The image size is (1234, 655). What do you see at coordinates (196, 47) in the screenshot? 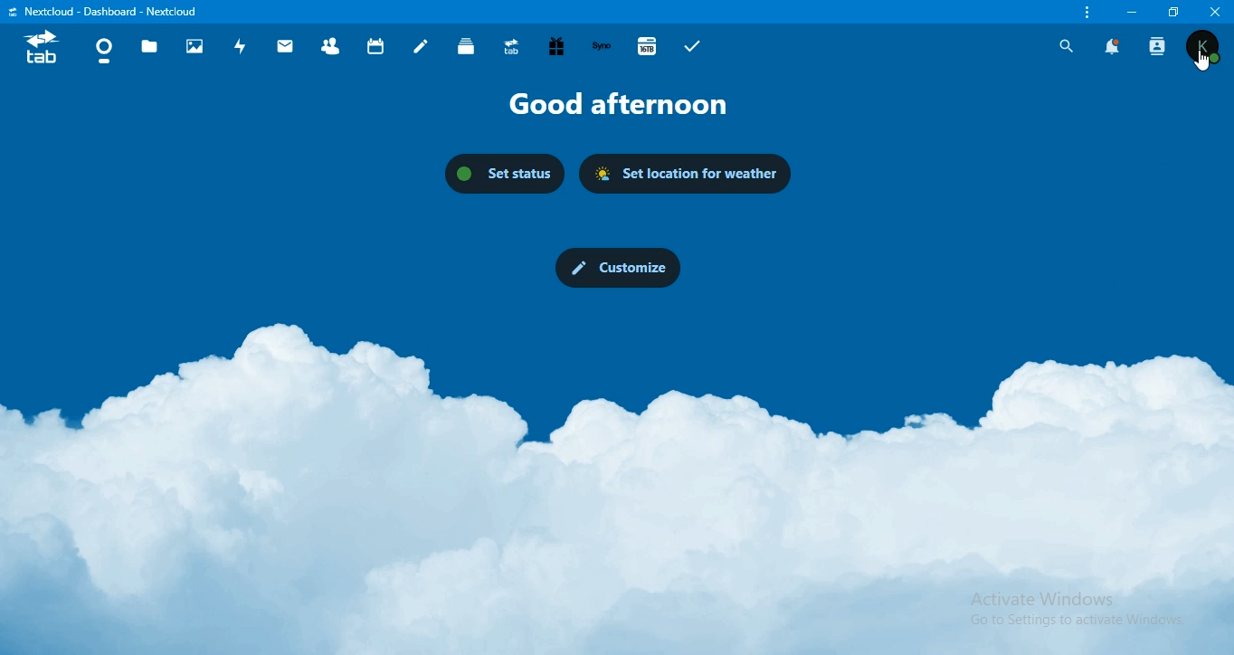
I see `photos` at bounding box center [196, 47].